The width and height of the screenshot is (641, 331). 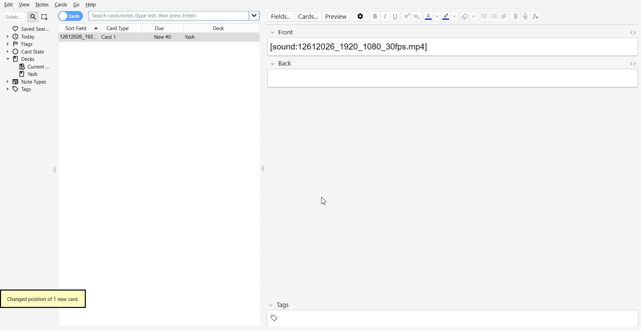 I want to click on Underline, so click(x=395, y=16).